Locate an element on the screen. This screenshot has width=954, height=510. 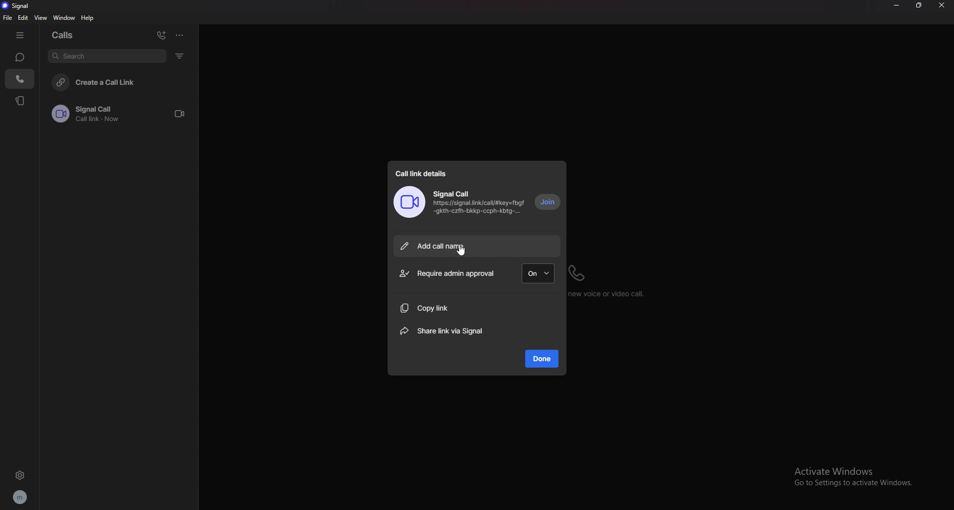
window is located at coordinates (66, 18).